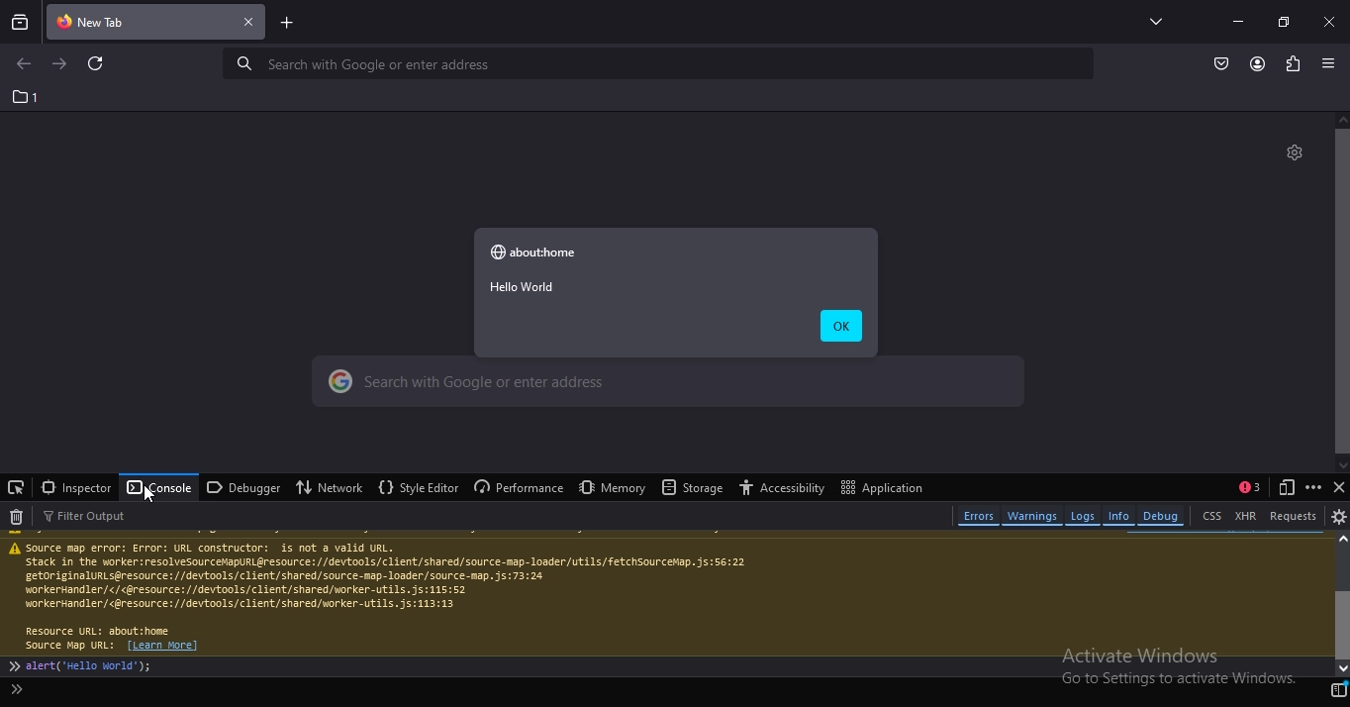 This screenshot has width=1350, height=707. What do you see at coordinates (1164, 515) in the screenshot?
I see `debug` at bounding box center [1164, 515].